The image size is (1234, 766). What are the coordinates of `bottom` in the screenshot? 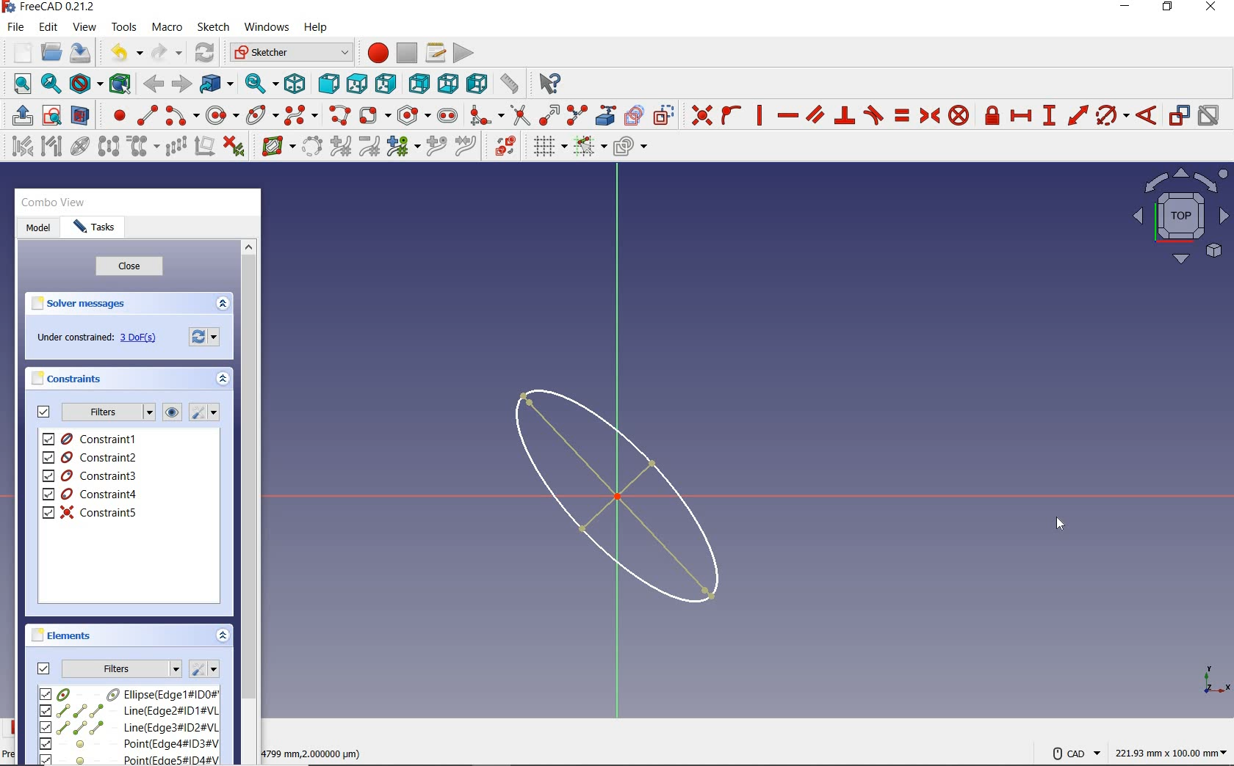 It's located at (448, 81).